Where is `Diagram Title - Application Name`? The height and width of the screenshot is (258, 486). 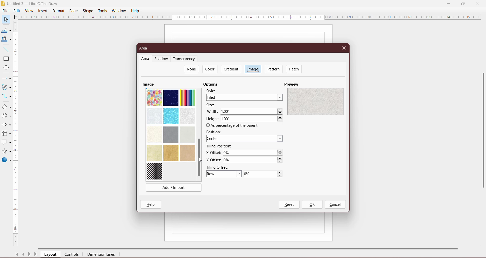 Diagram Title - Application Name is located at coordinates (34, 4).